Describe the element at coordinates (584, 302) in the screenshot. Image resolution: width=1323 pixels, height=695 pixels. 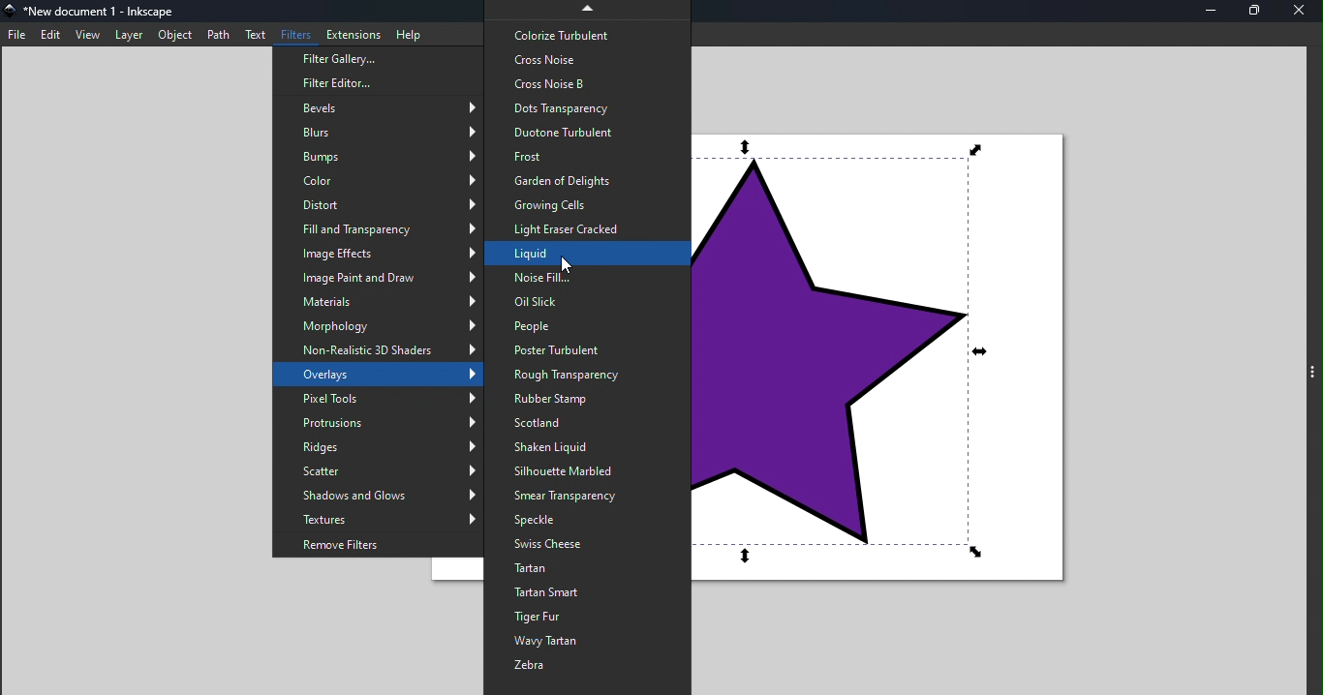
I see `Oil sick` at that location.